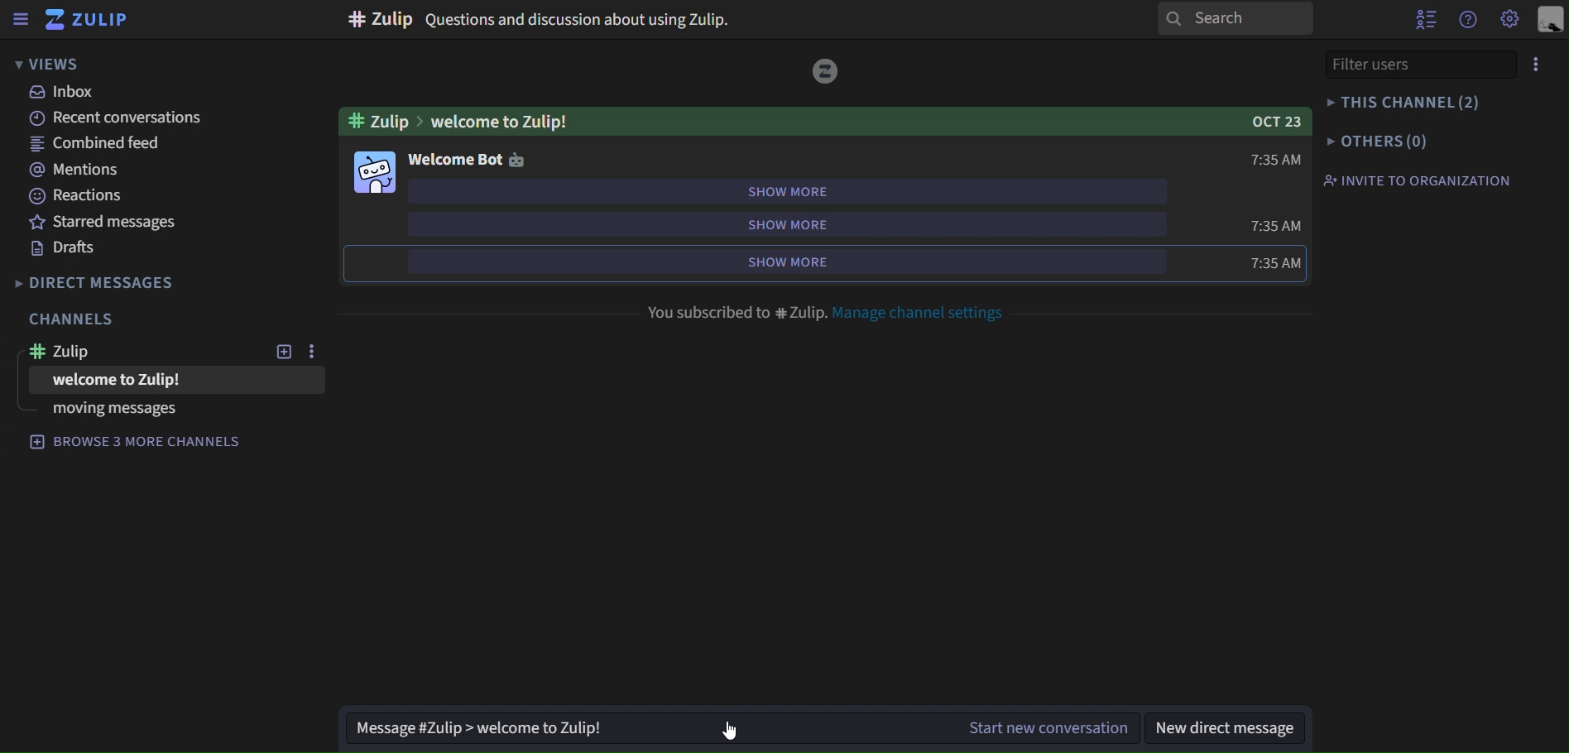  I want to click on 7:35 AM, so click(1274, 242).